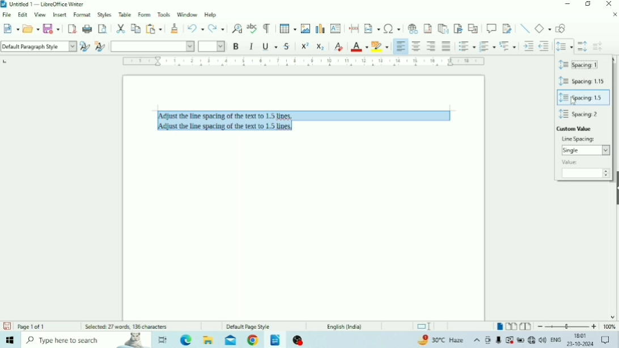 The height and width of the screenshot is (348, 619). I want to click on Show Track Changes Functions, so click(507, 27).